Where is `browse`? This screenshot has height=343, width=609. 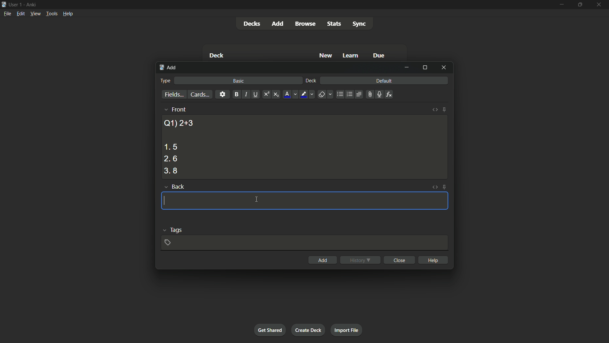 browse is located at coordinates (305, 24).